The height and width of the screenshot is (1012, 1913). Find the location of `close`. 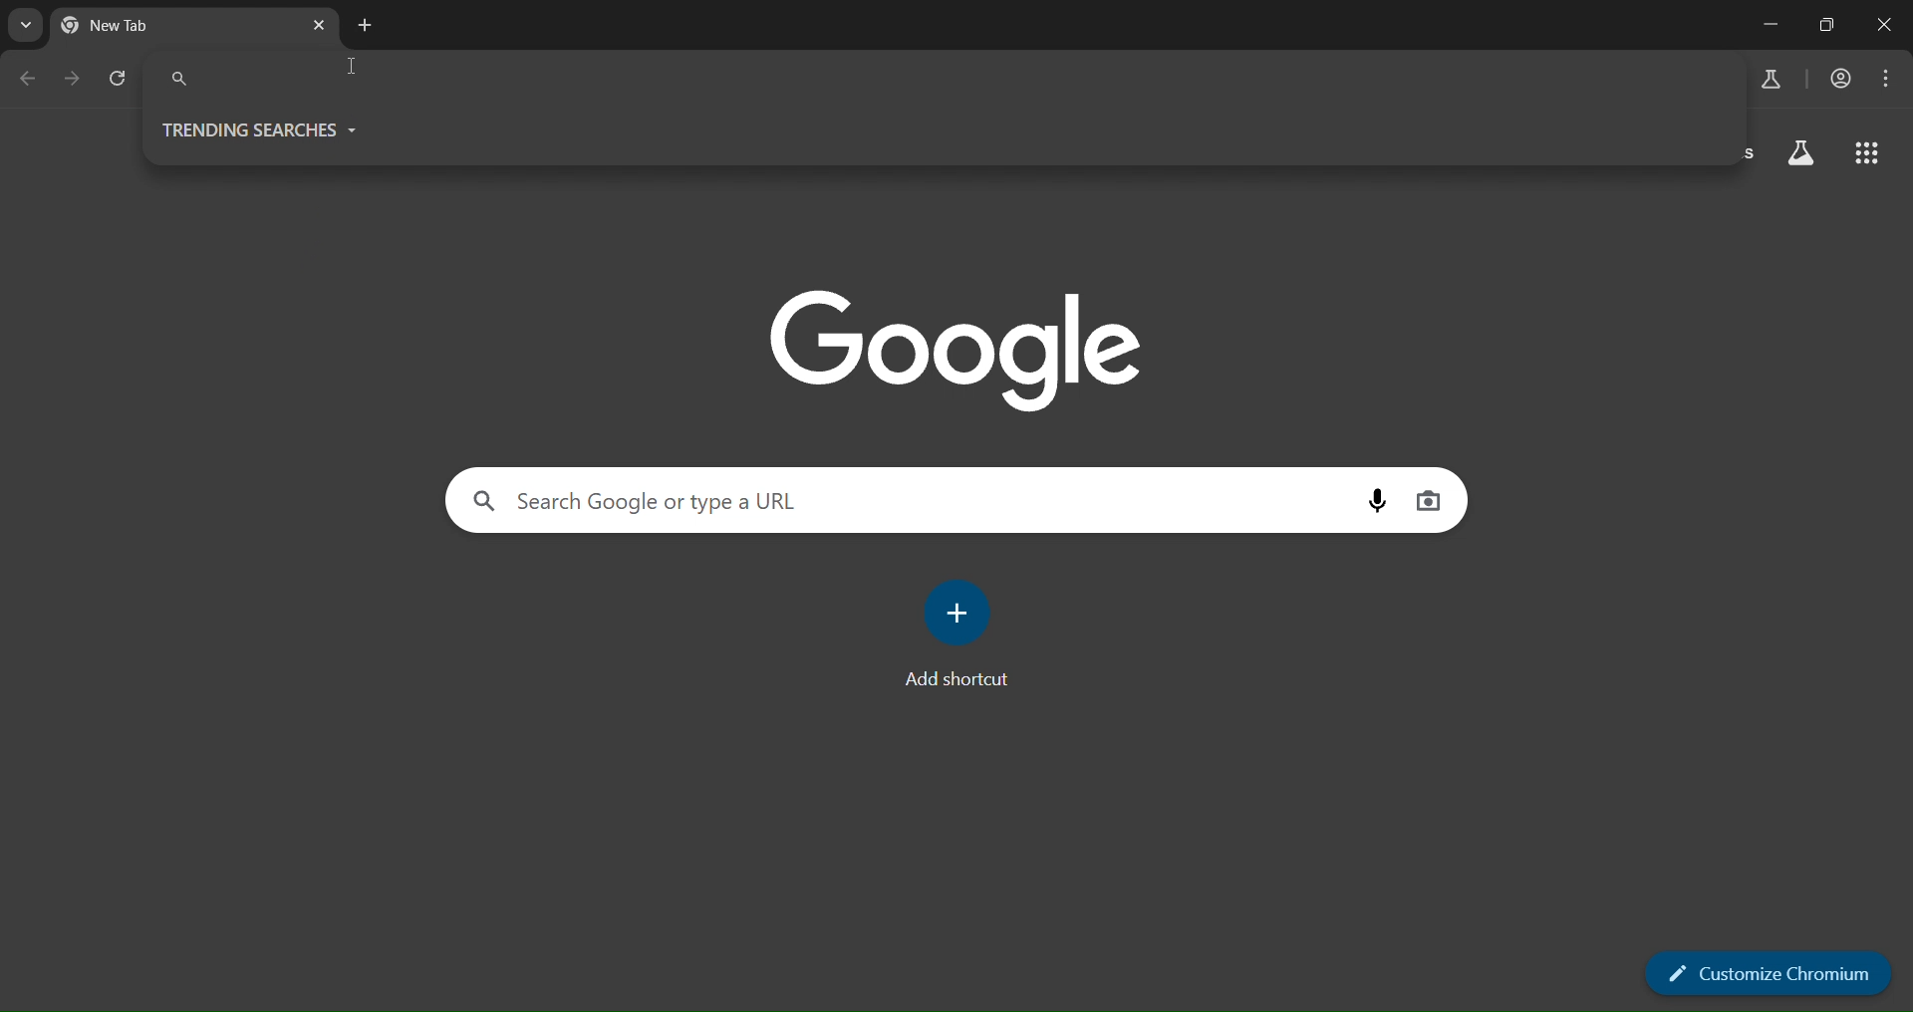

close is located at coordinates (1885, 25).